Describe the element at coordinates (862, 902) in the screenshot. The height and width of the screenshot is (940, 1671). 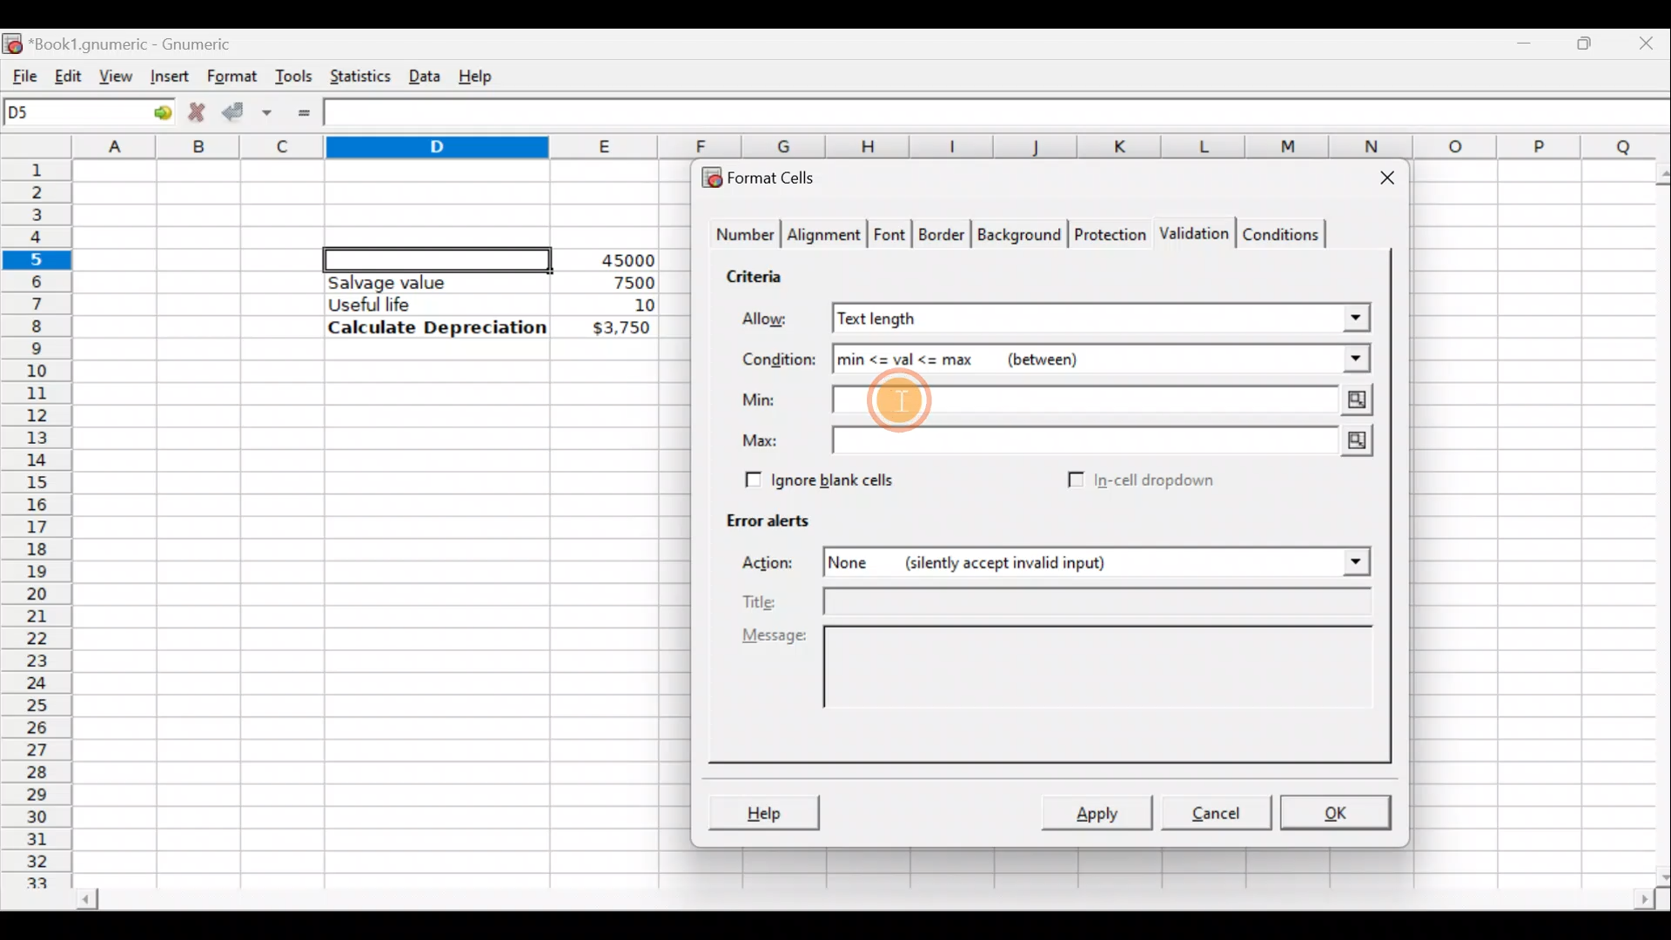
I see `Scroll bar` at that location.